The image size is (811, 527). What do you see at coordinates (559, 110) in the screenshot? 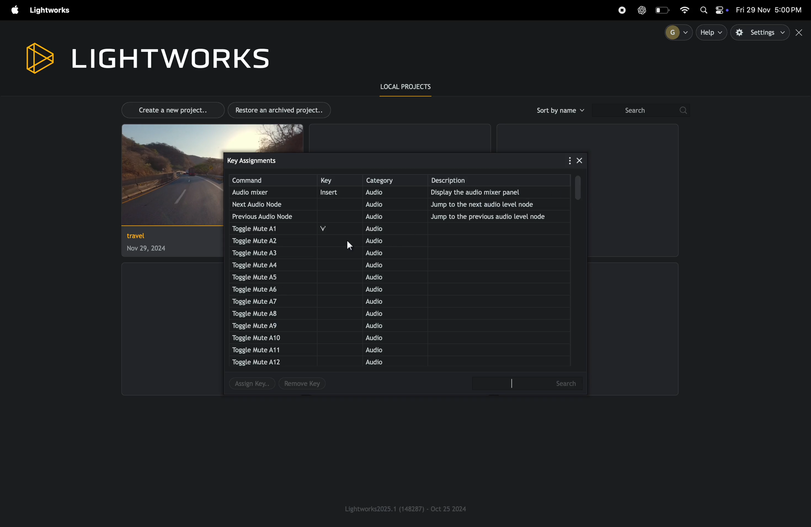
I see `sort by name` at bounding box center [559, 110].